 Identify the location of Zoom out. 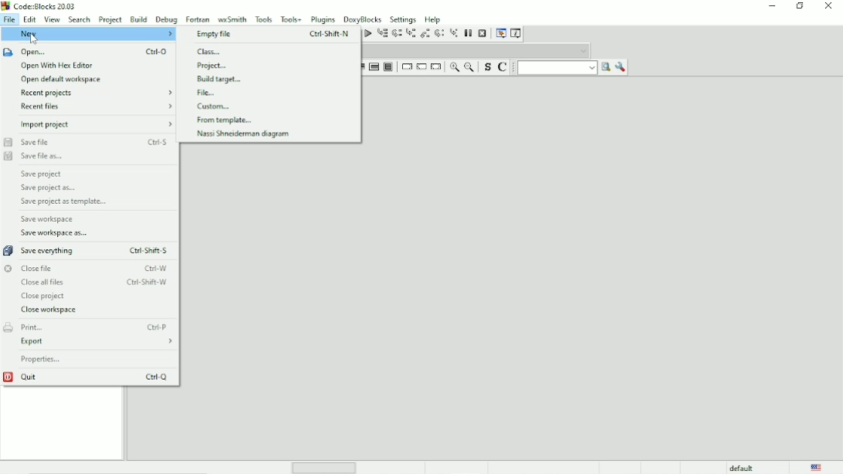
(469, 66).